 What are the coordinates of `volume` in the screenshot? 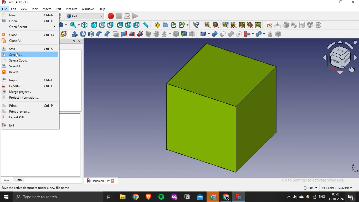 It's located at (295, 197).